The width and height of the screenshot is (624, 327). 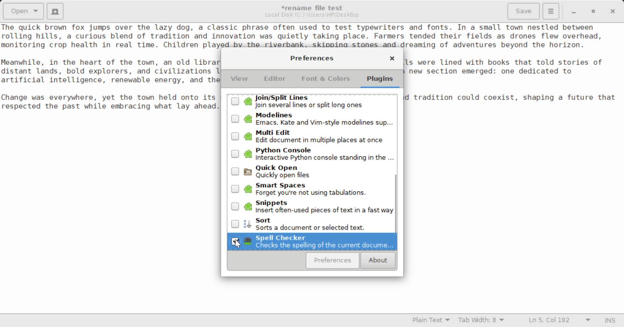 What do you see at coordinates (312, 188) in the screenshot?
I see `Unselected Smart Spaces` at bounding box center [312, 188].